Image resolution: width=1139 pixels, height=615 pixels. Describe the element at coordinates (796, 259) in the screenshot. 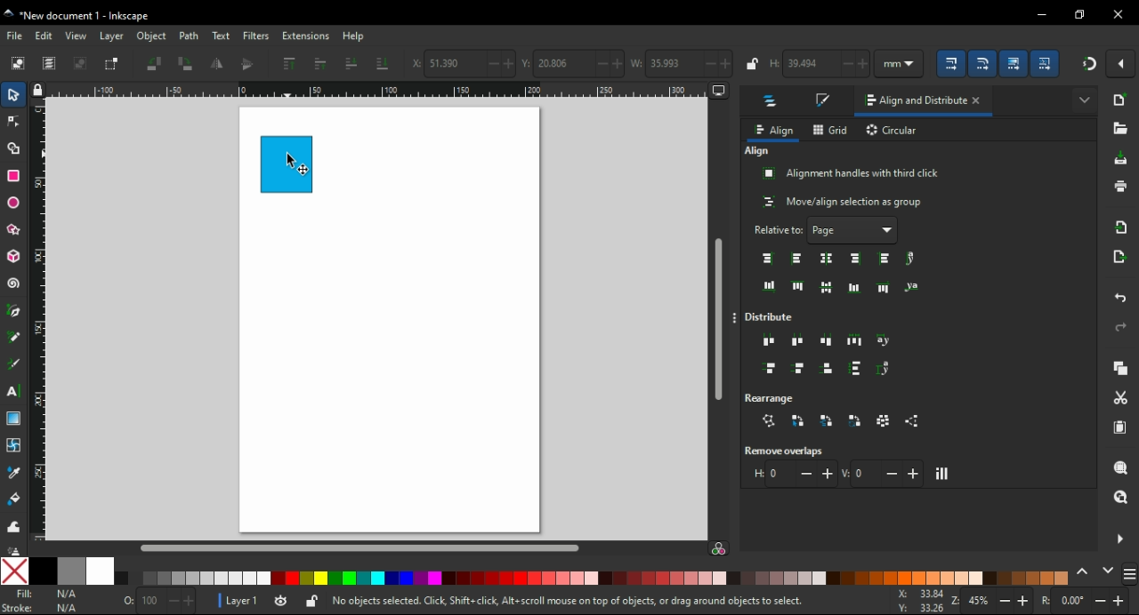

I see `align left edges` at that location.